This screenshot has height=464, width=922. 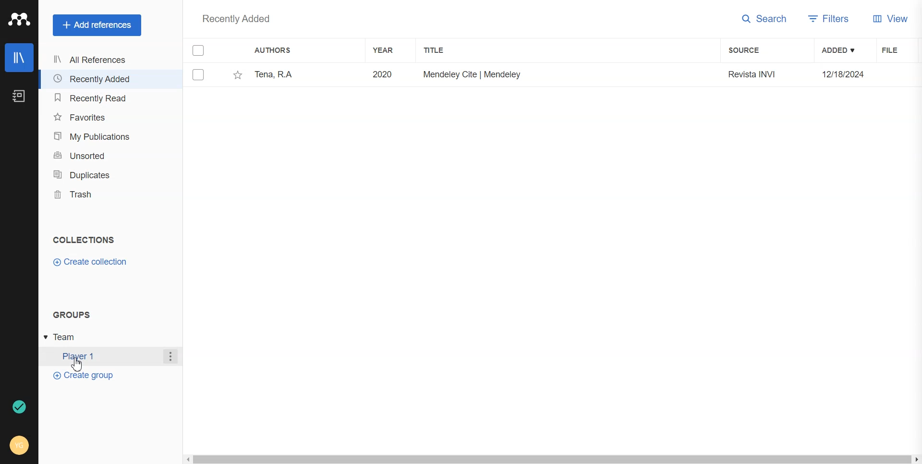 I want to click on Horizontal Scroll bar, so click(x=552, y=459).